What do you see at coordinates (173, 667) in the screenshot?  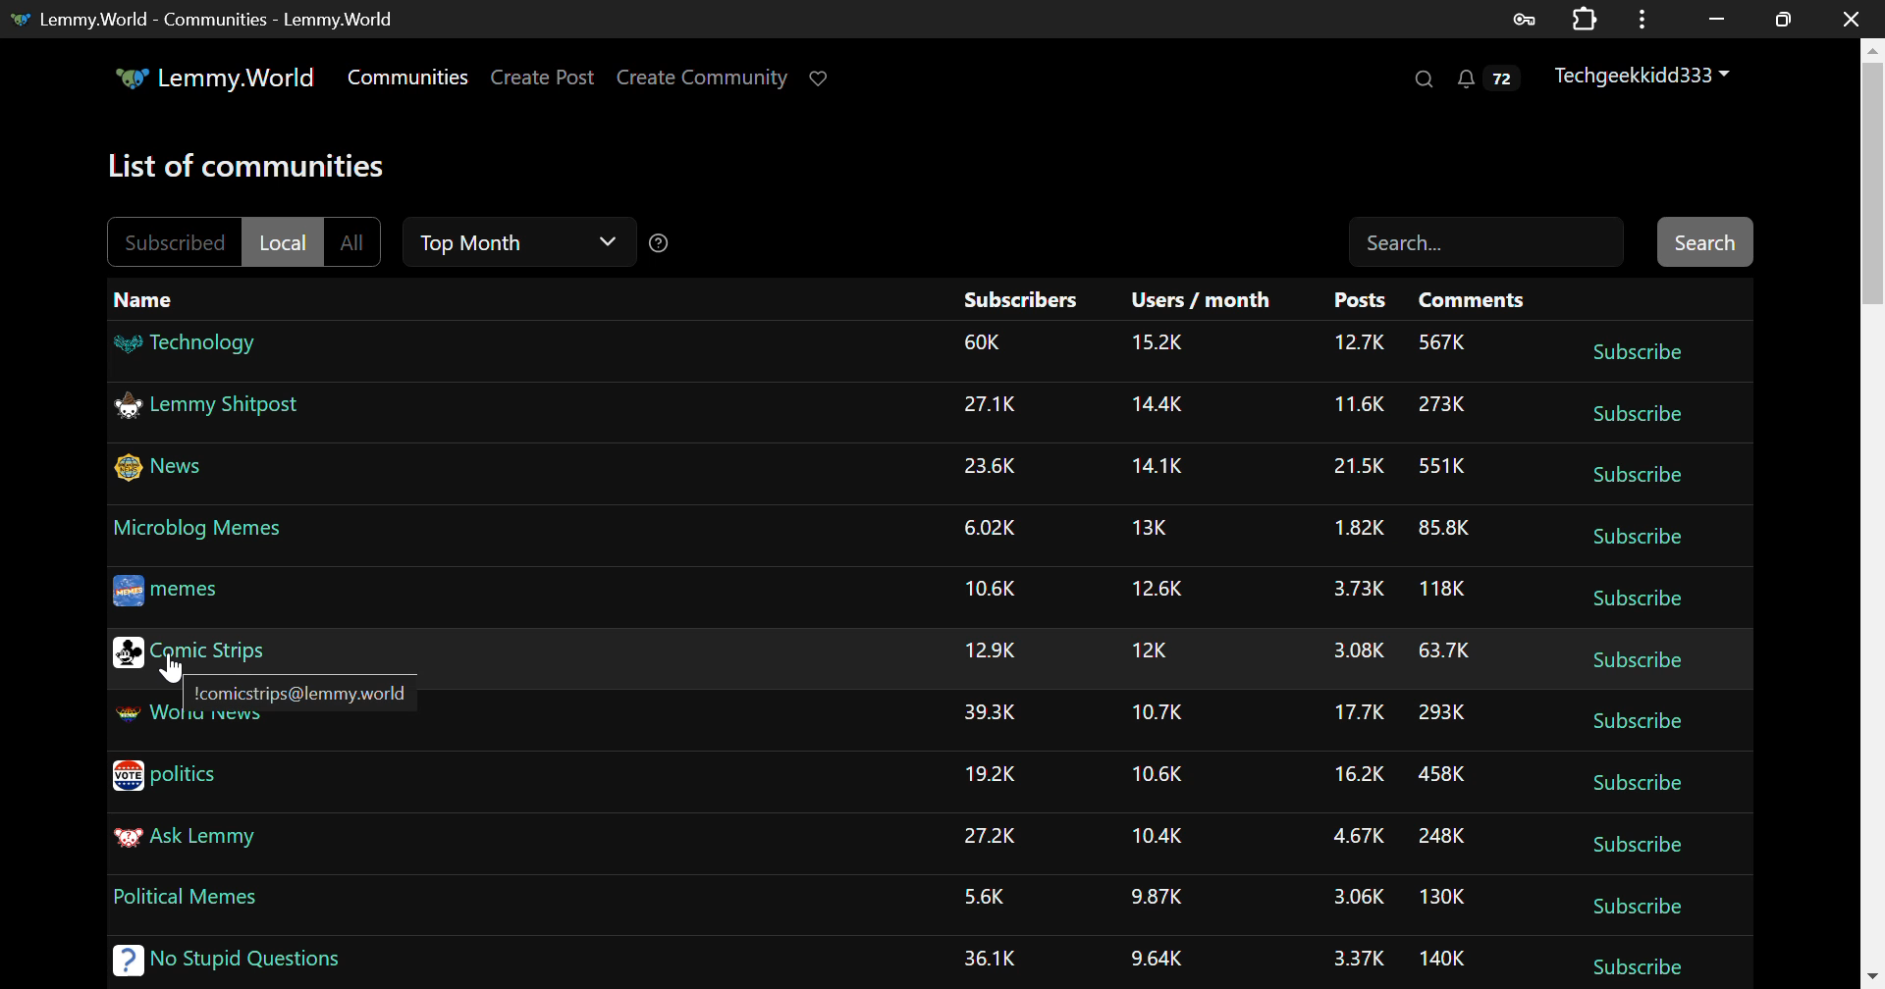 I see `Cursor Position` at bounding box center [173, 667].